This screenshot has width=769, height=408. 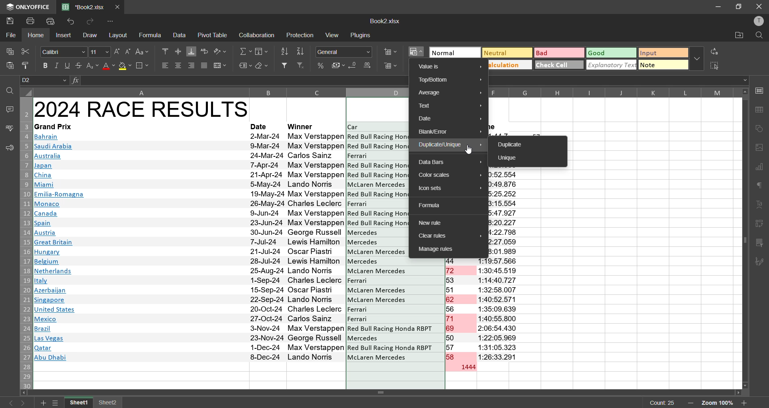 What do you see at coordinates (461, 310) in the screenshot?
I see `laps` at bounding box center [461, 310].